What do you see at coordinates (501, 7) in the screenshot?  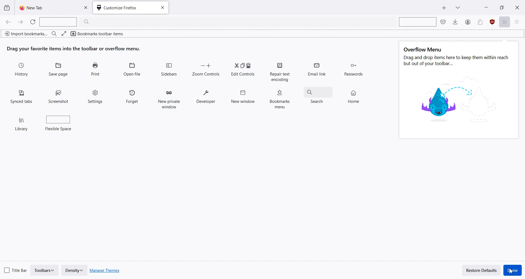 I see `Maximize` at bounding box center [501, 7].